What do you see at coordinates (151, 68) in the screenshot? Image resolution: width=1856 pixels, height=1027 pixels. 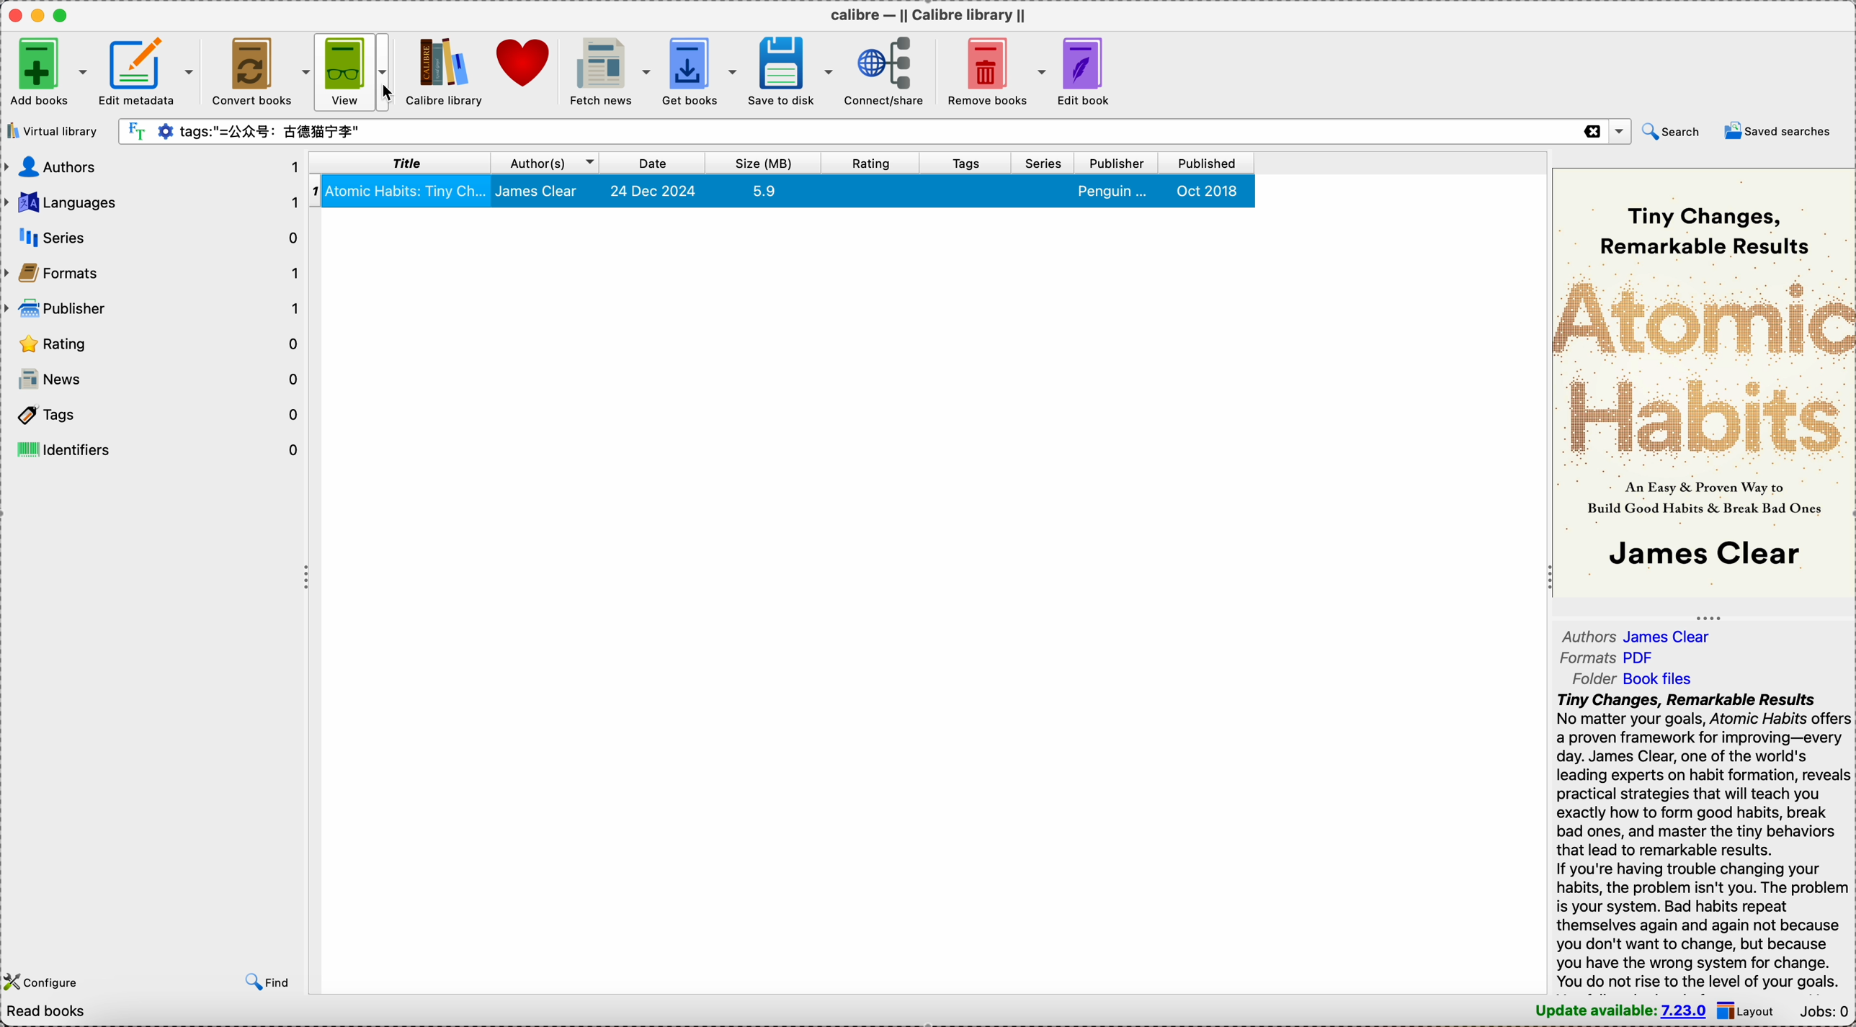 I see `edit metadata` at bounding box center [151, 68].